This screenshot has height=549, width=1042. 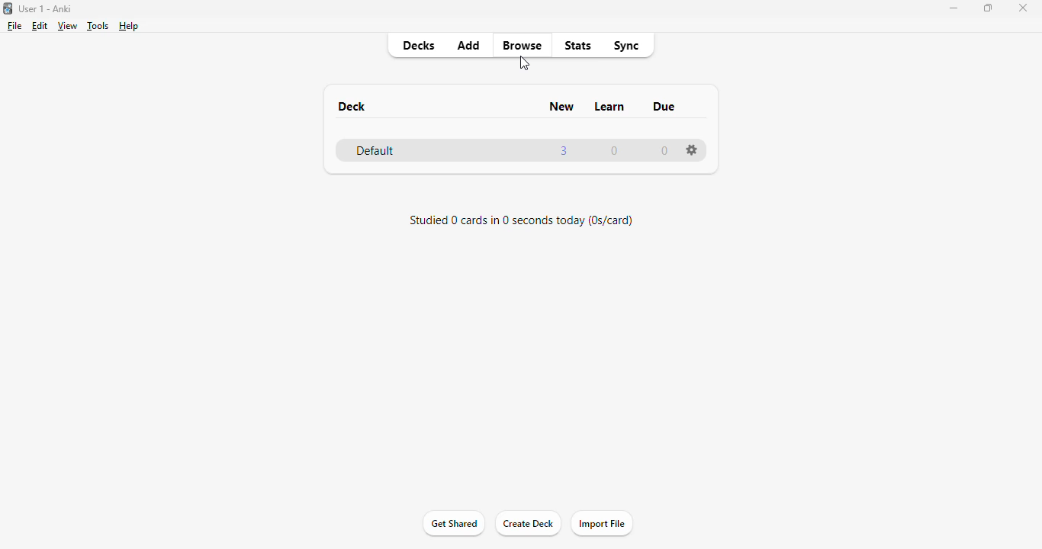 I want to click on studied 0 cards in 0 seconds today (0s/card), so click(x=520, y=222).